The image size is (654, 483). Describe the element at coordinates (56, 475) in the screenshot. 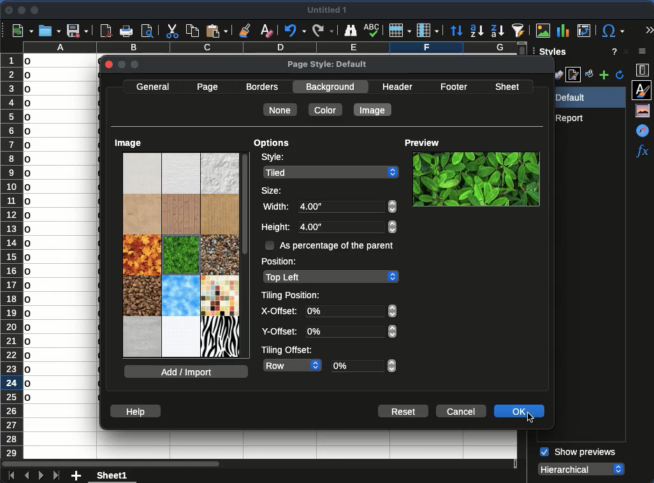

I see `last sheet` at that location.